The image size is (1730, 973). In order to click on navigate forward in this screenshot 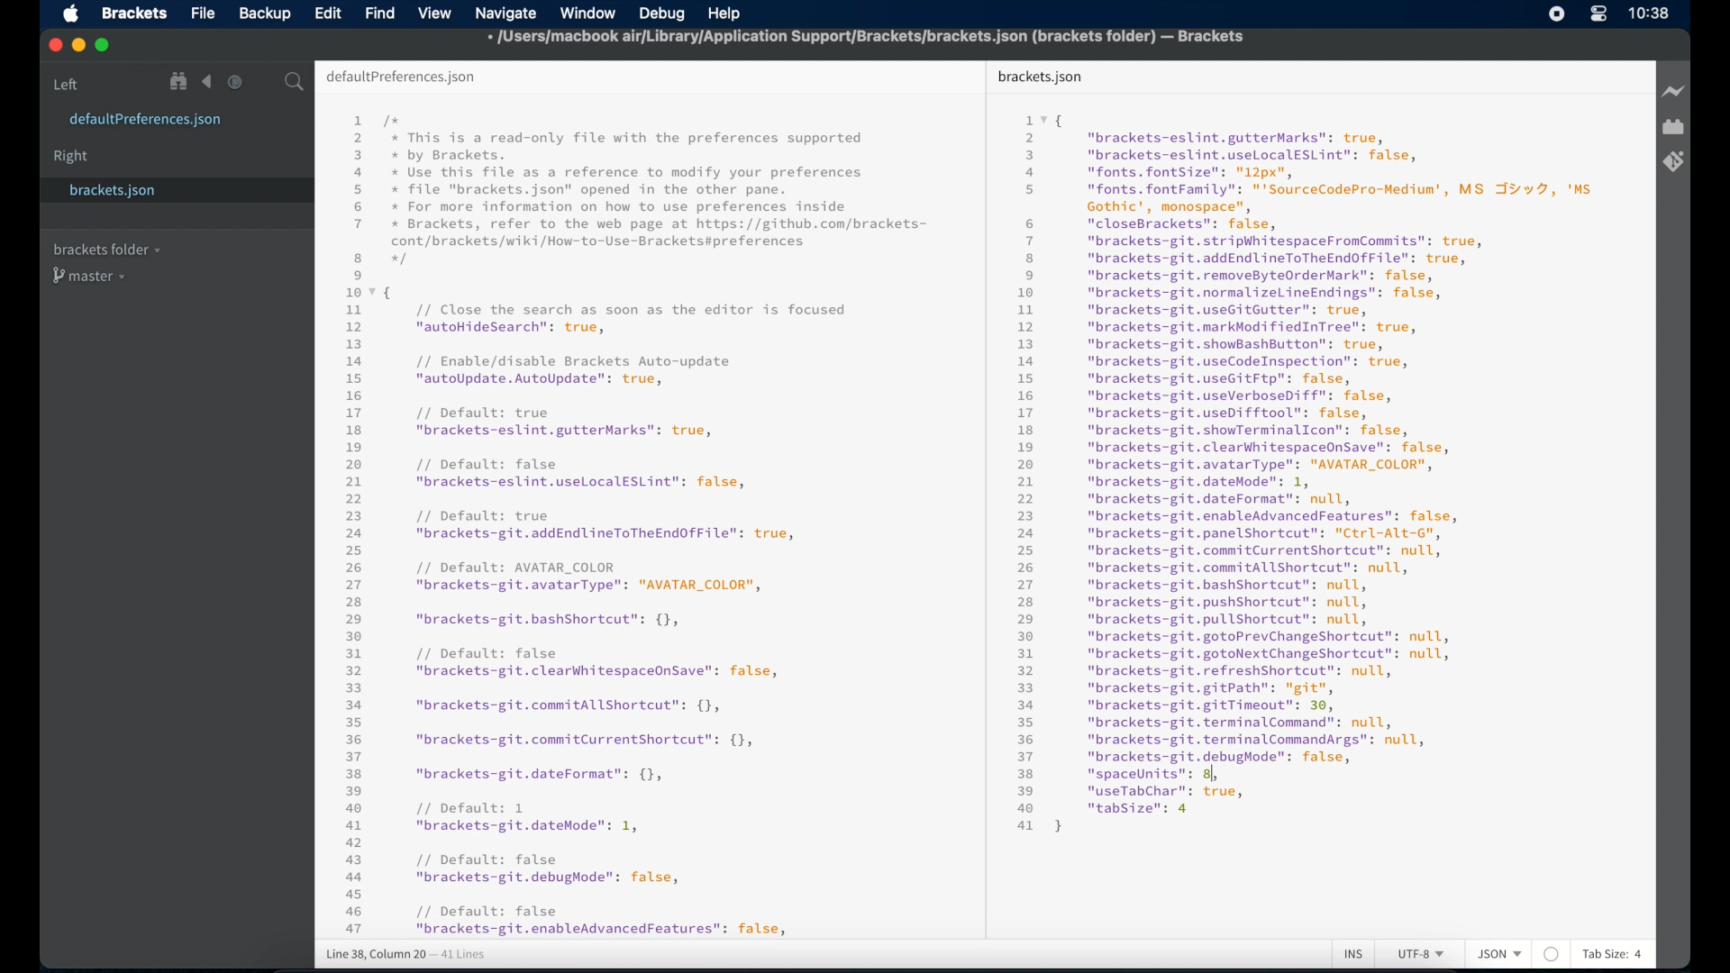, I will do `click(235, 82)`.